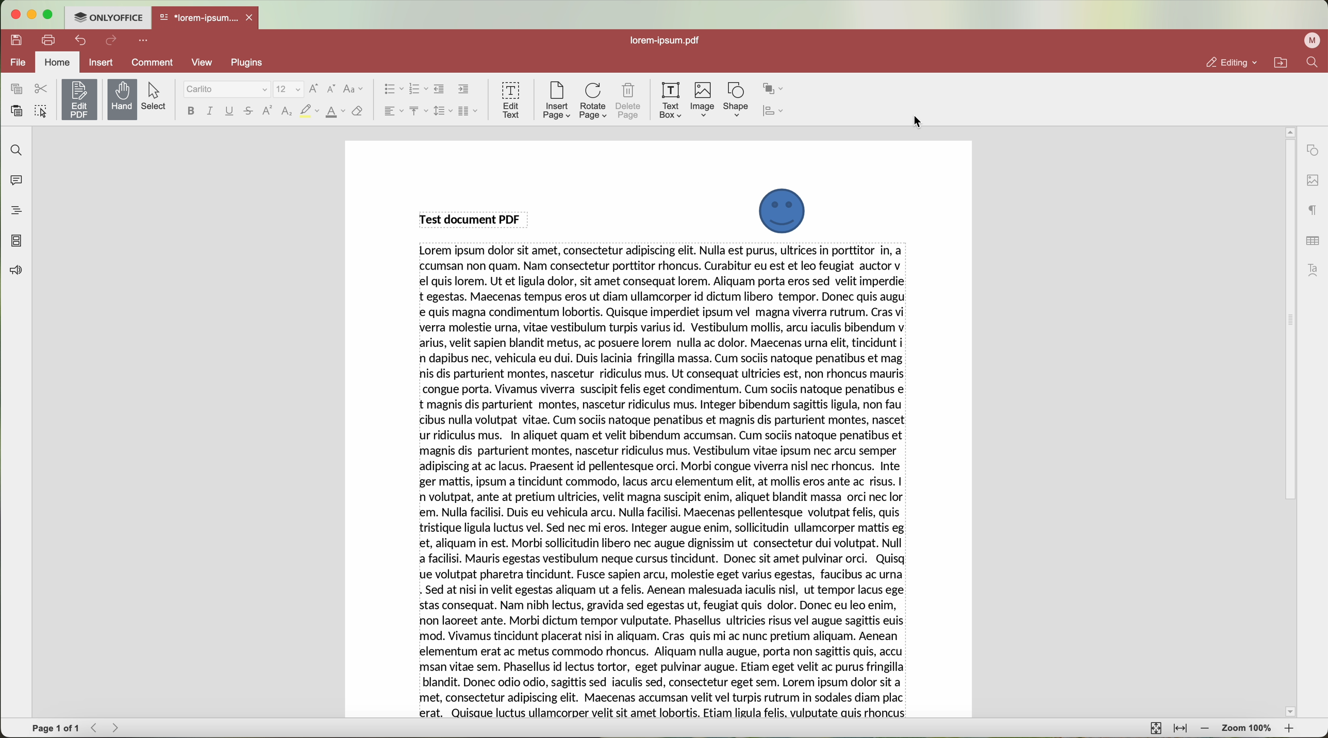  I want to click on fit to page, so click(1154, 728).